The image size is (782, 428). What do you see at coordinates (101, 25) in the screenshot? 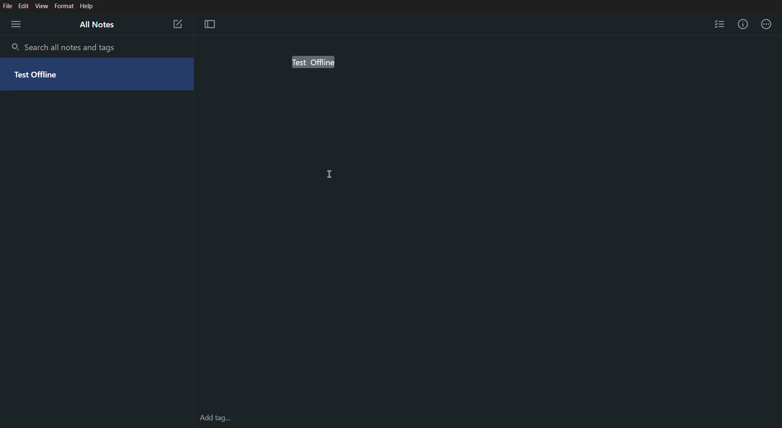
I see `All Notes` at bounding box center [101, 25].